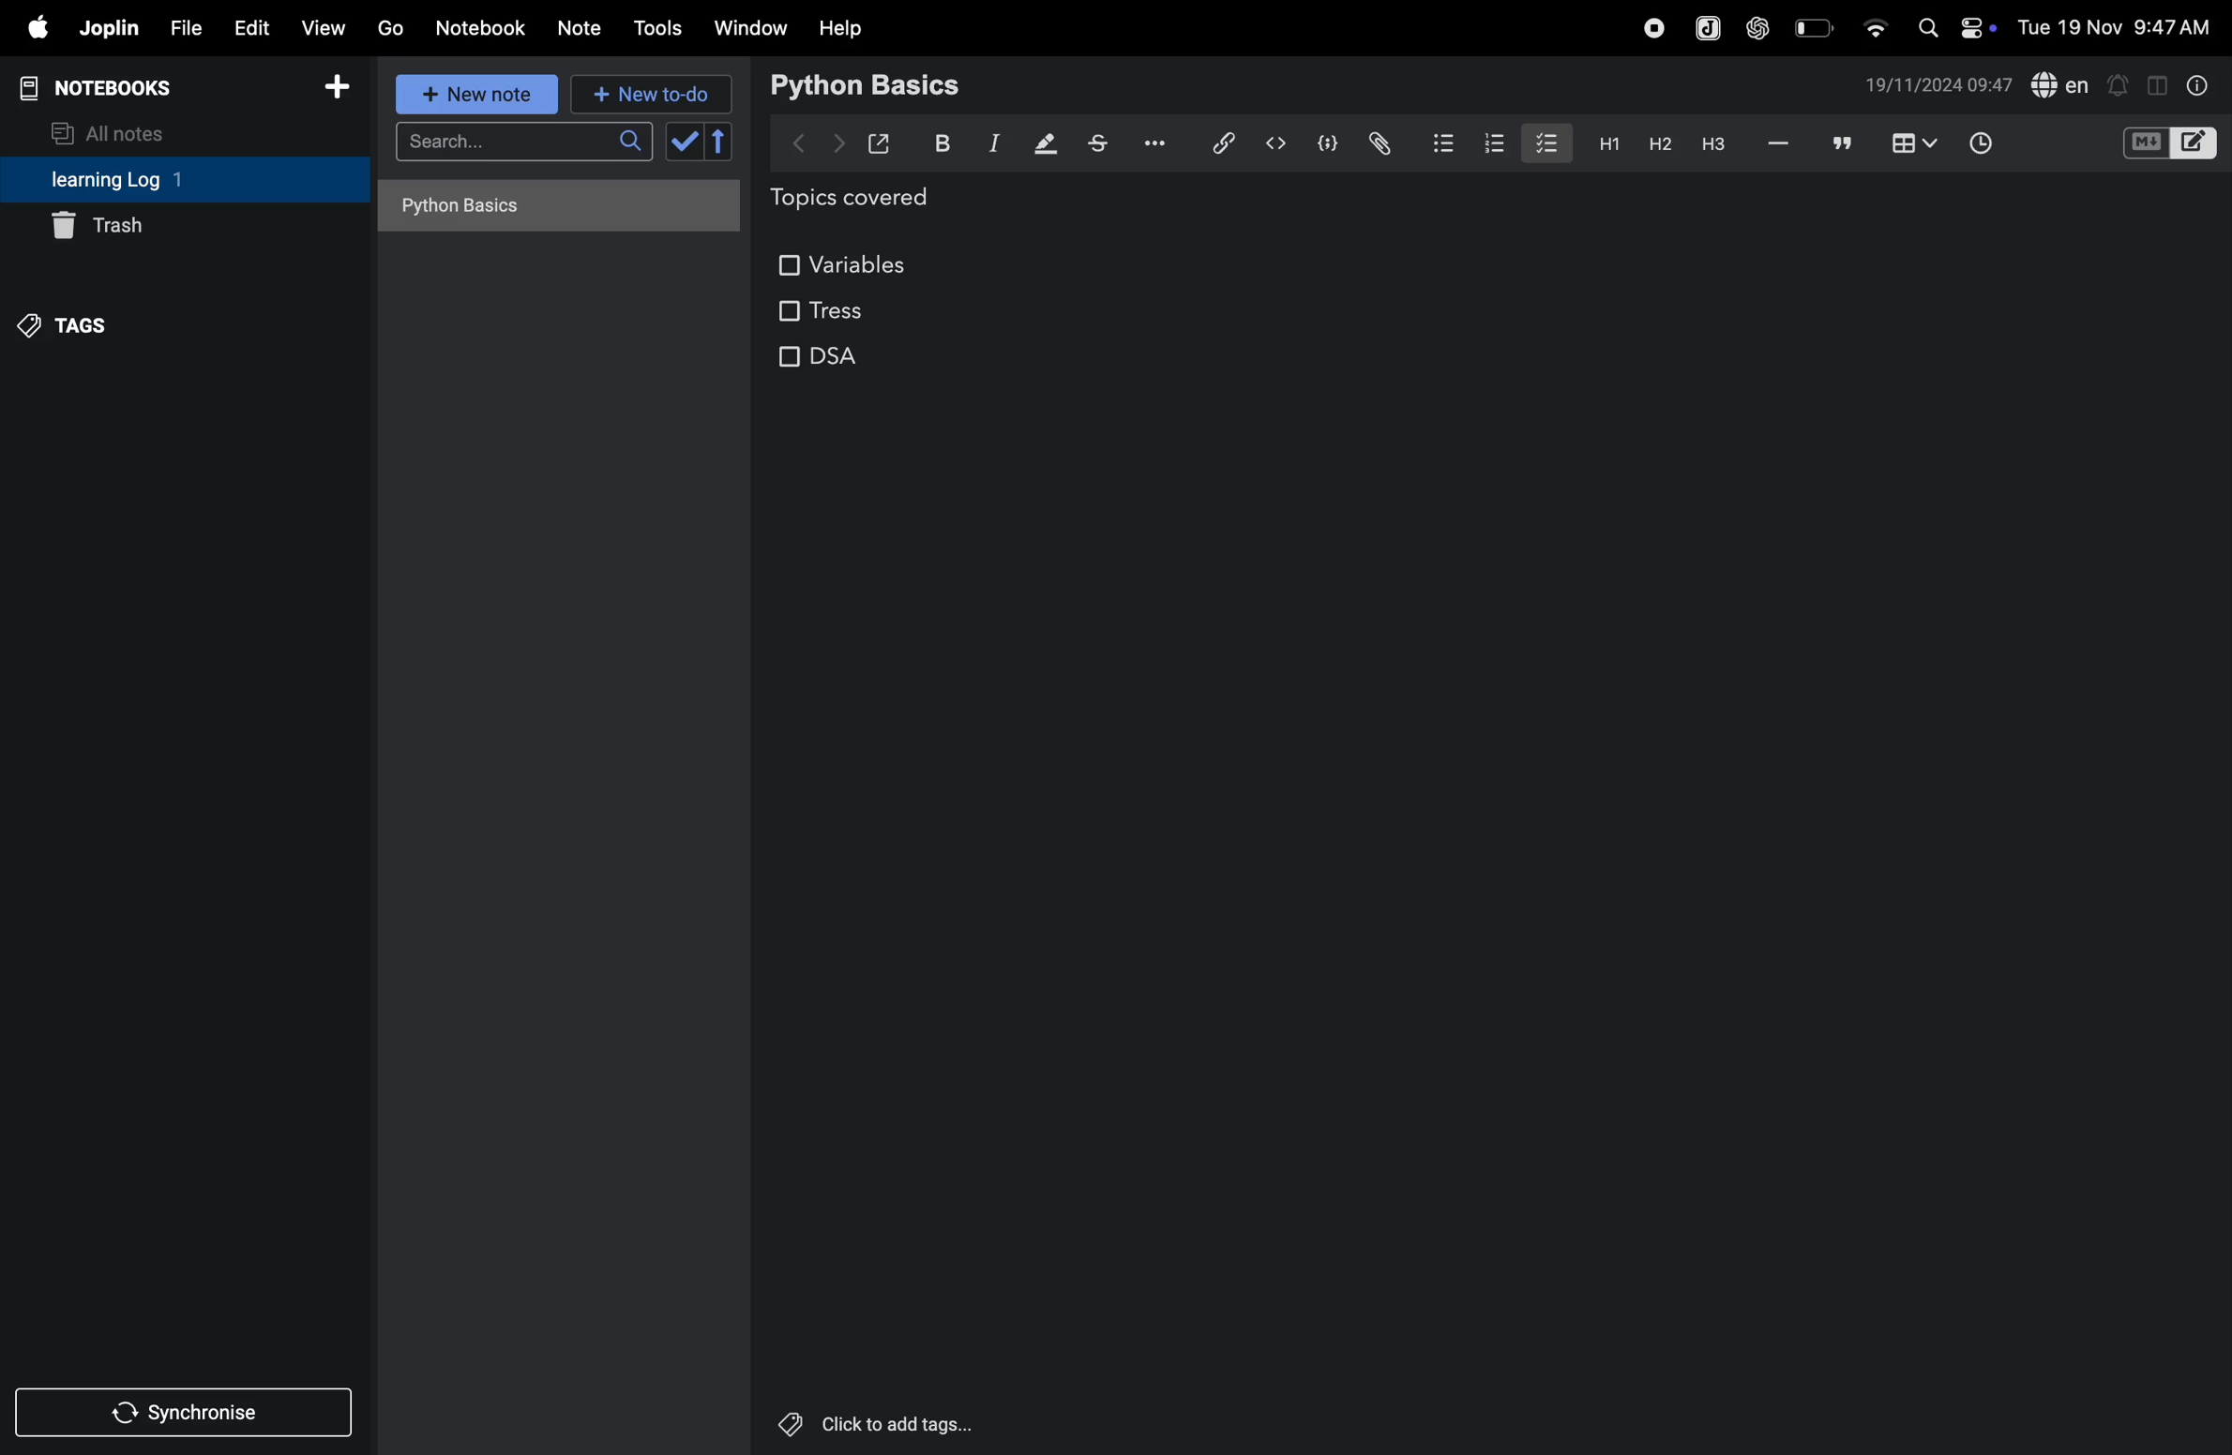  Describe the element at coordinates (472, 94) in the screenshot. I see `new note` at that location.